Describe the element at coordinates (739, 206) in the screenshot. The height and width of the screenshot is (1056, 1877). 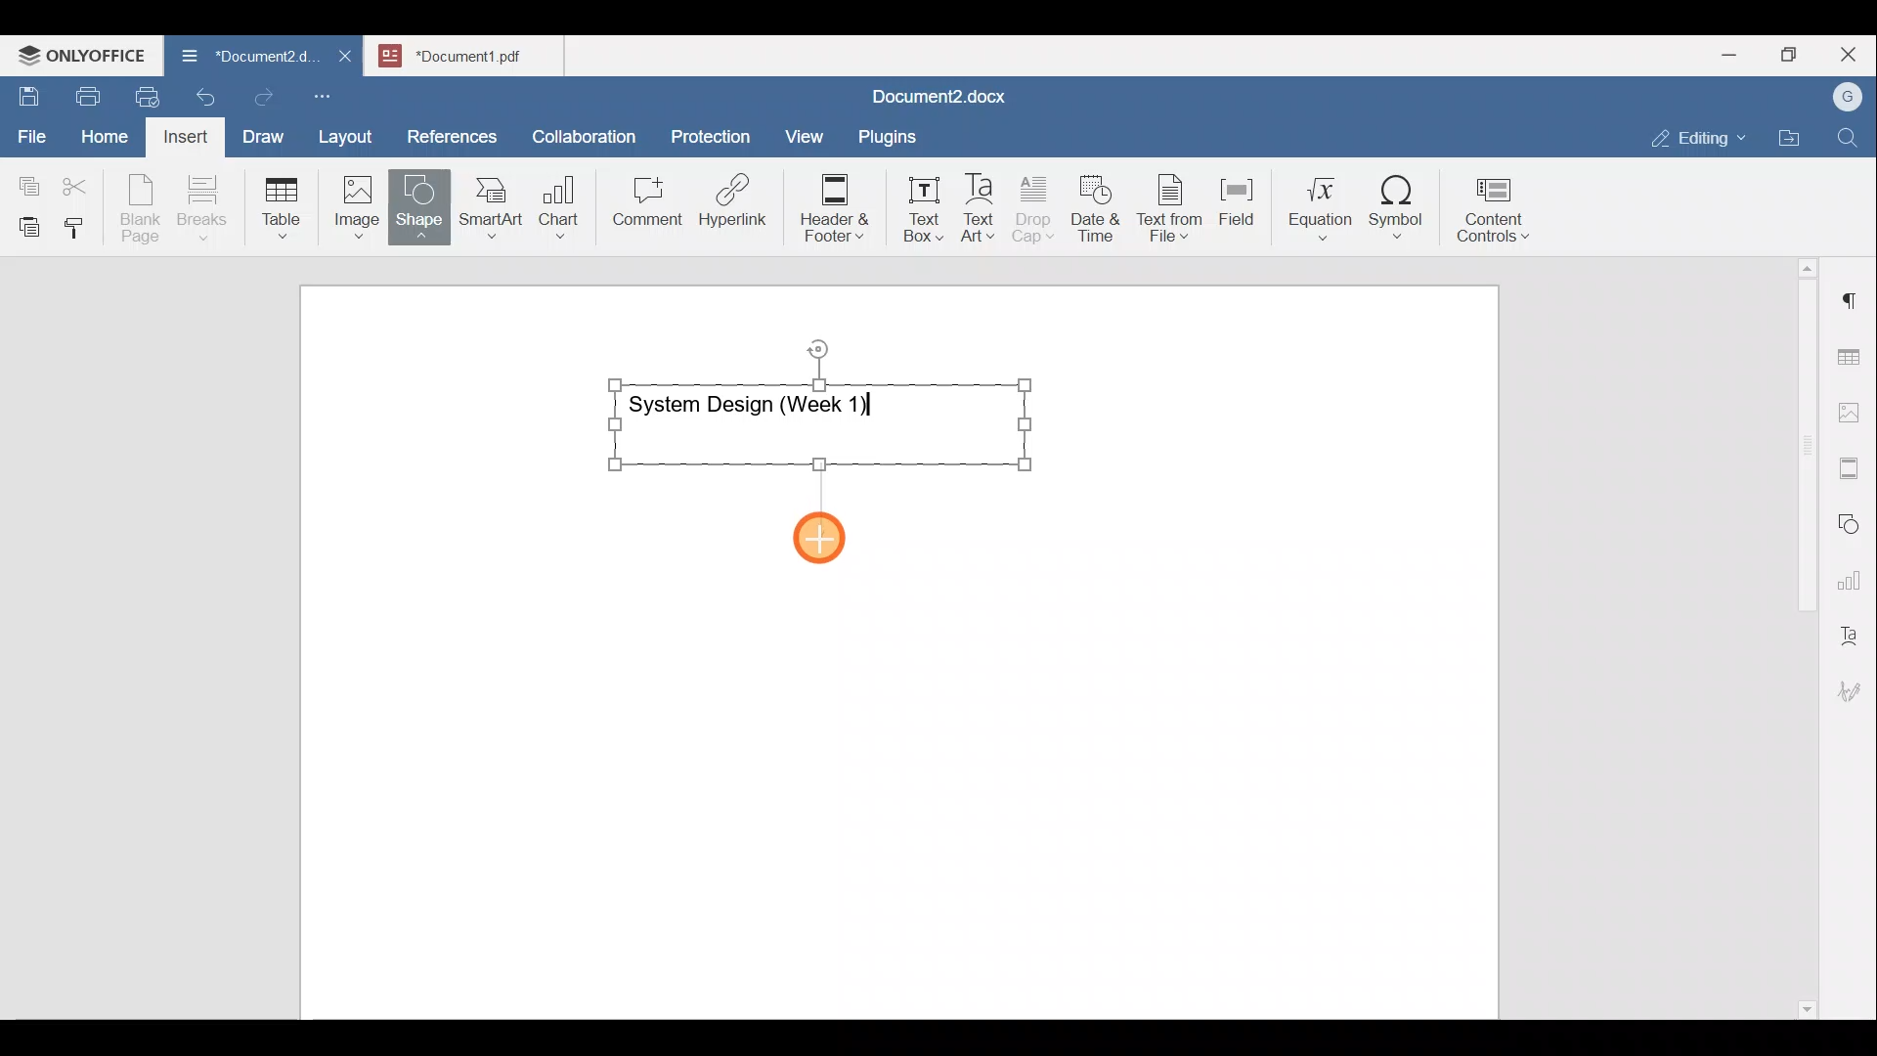
I see `Hyperlink` at that location.